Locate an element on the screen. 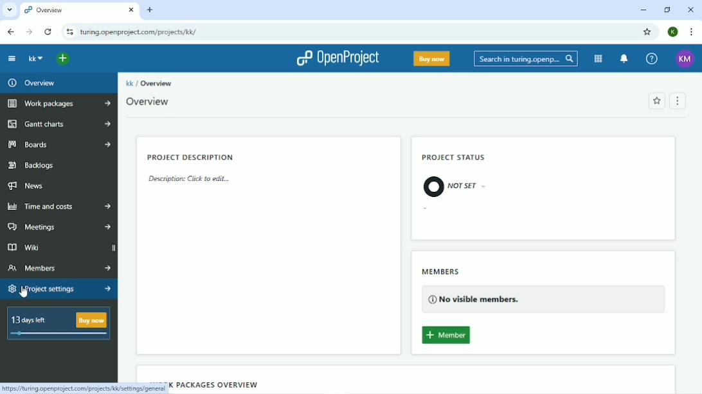 The width and height of the screenshot is (702, 394). Boards is located at coordinates (59, 146).